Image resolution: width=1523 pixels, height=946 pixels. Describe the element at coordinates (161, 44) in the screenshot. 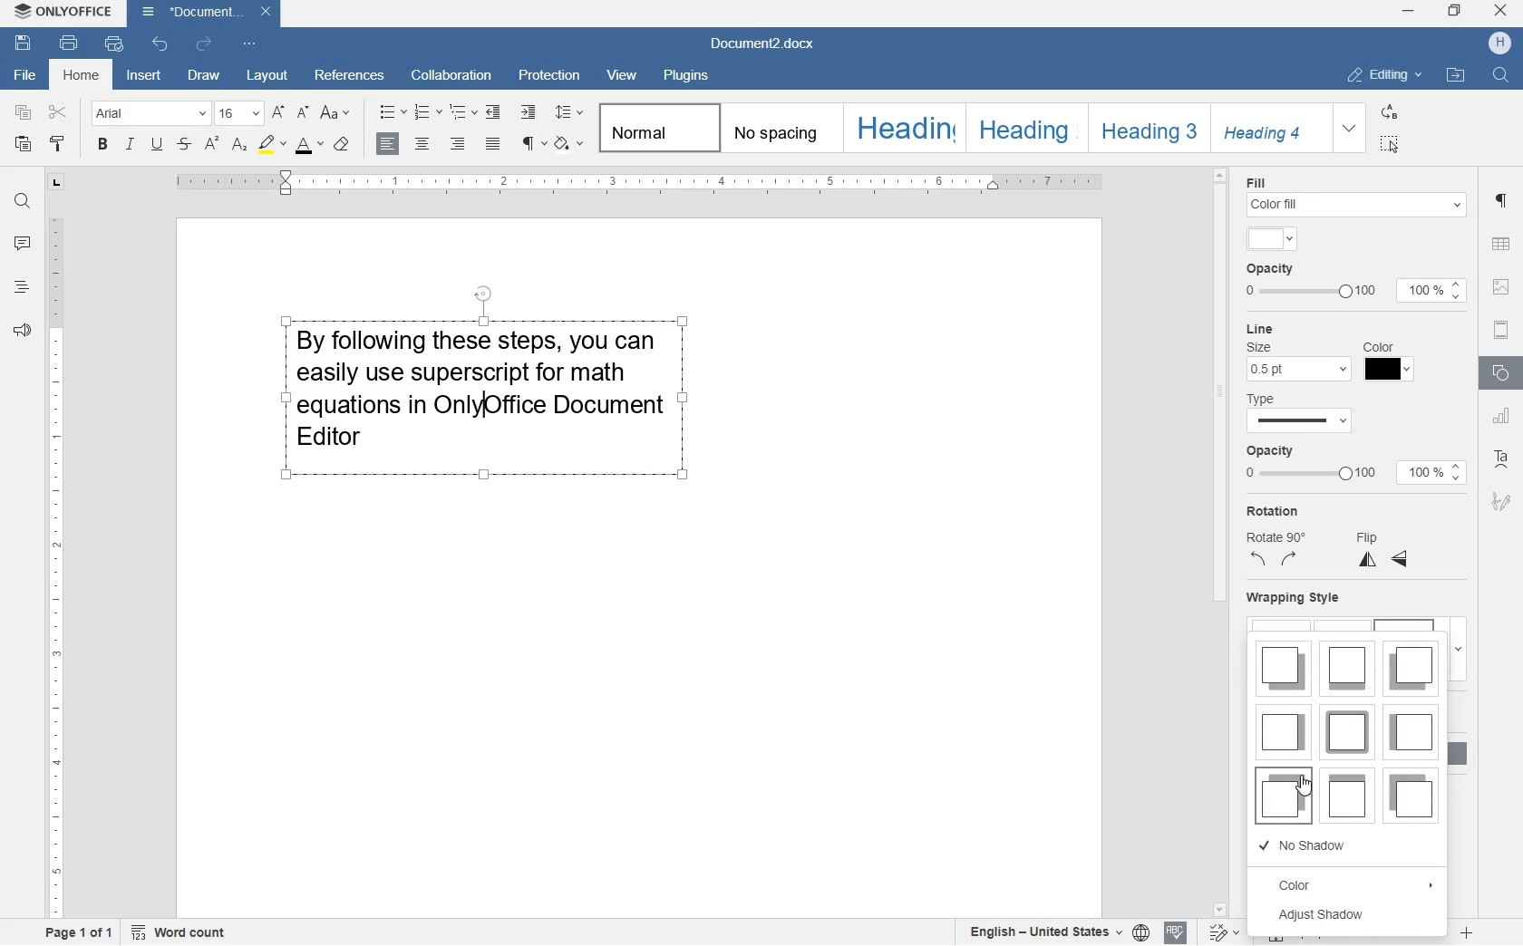

I see `undo` at that location.